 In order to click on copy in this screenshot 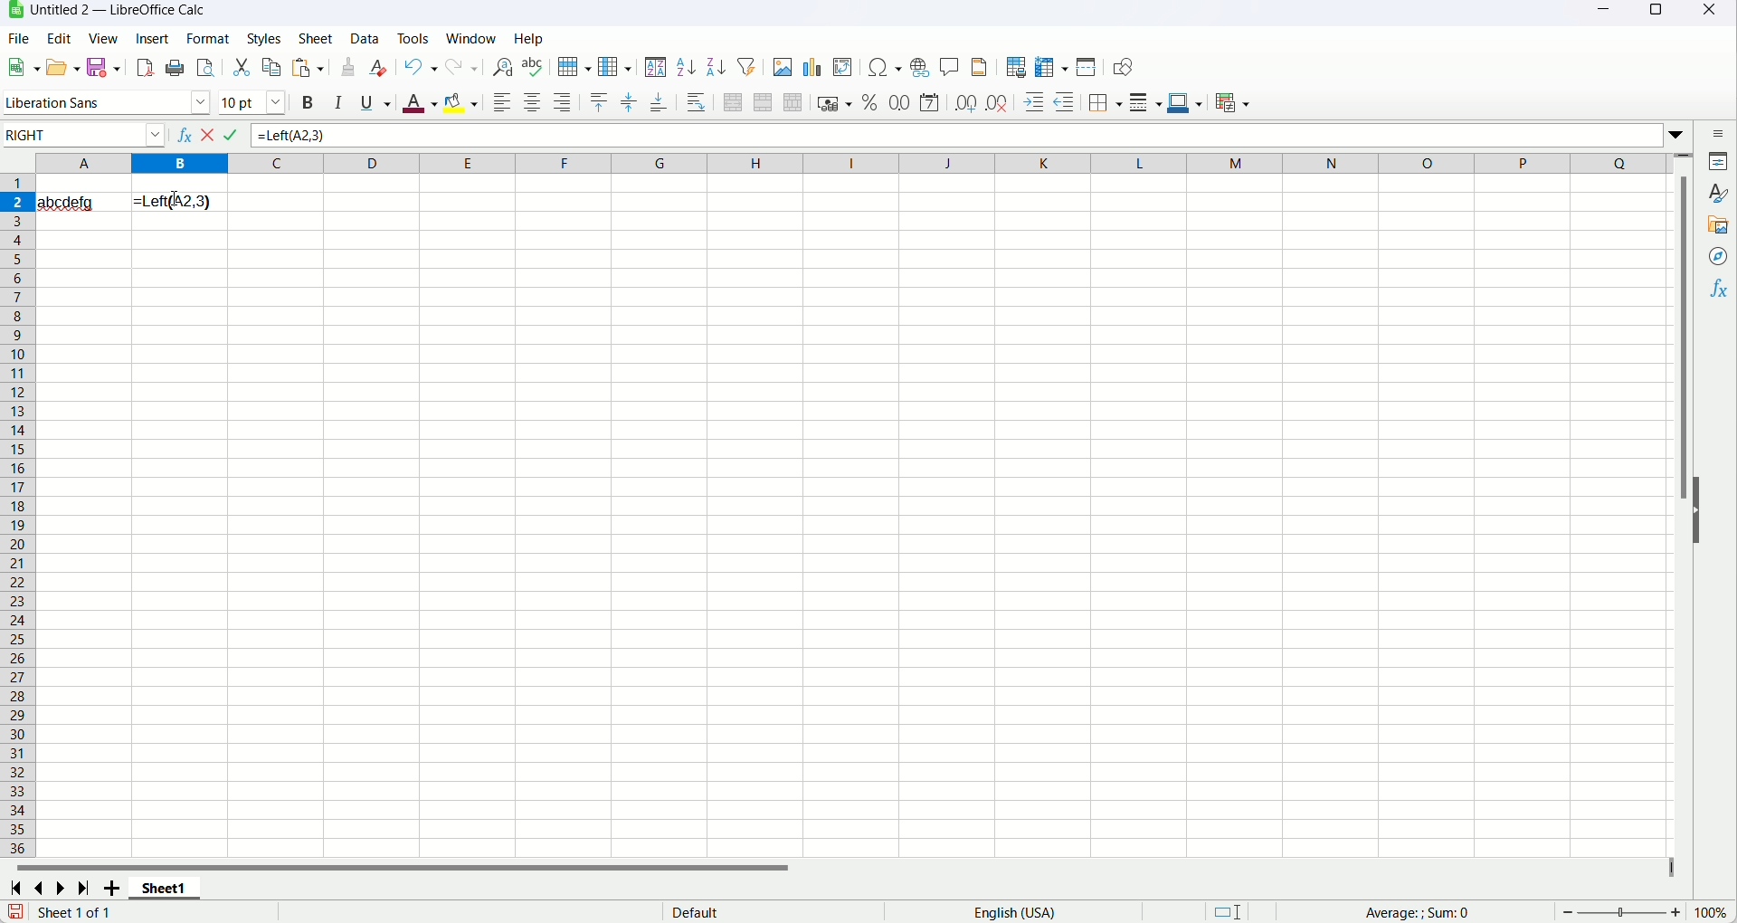, I will do `click(271, 67)`.